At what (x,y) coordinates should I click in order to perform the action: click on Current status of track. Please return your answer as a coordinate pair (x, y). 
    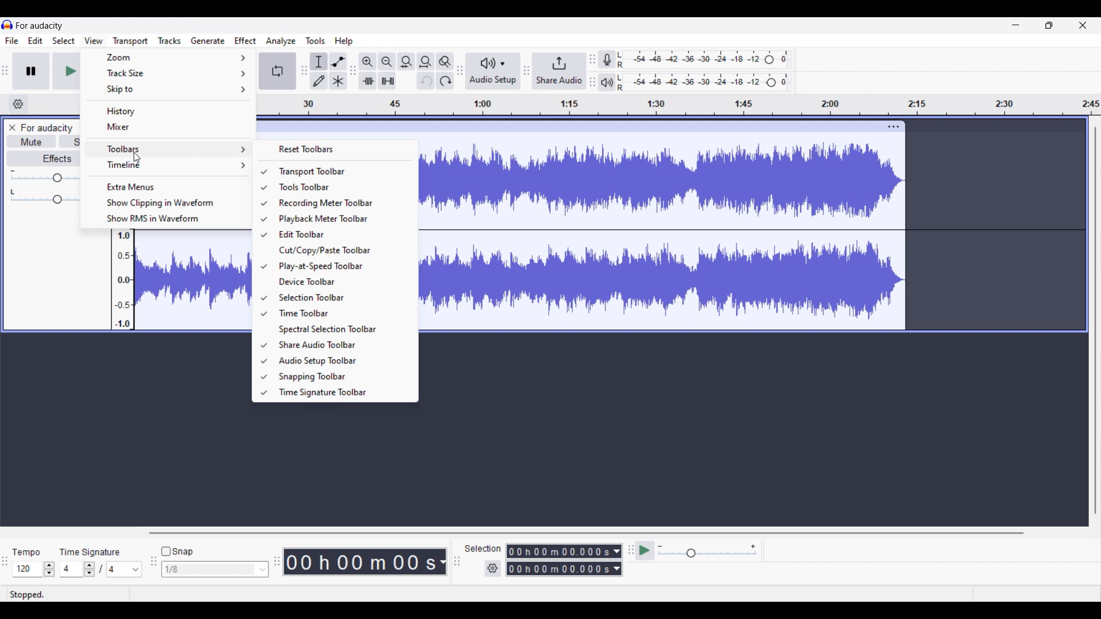
    Looking at the image, I should click on (28, 594).